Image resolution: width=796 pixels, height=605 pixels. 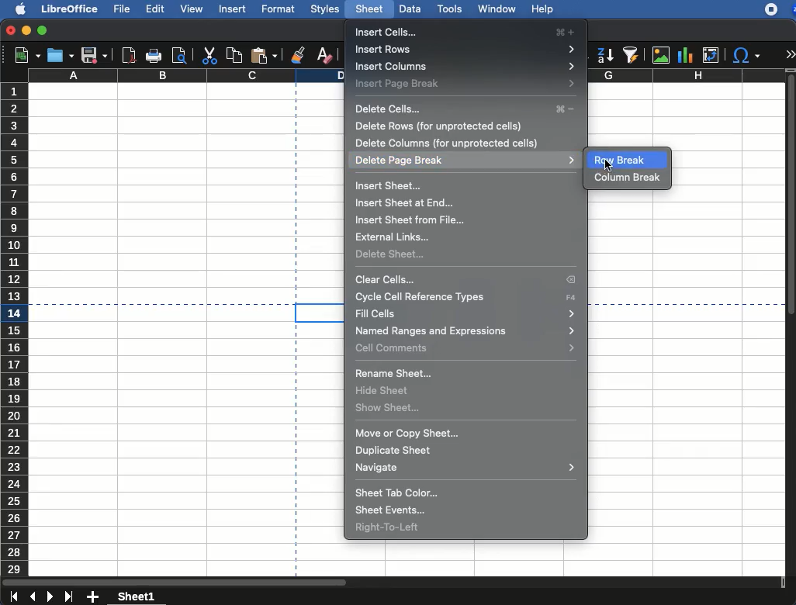 I want to click on print, so click(x=154, y=57).